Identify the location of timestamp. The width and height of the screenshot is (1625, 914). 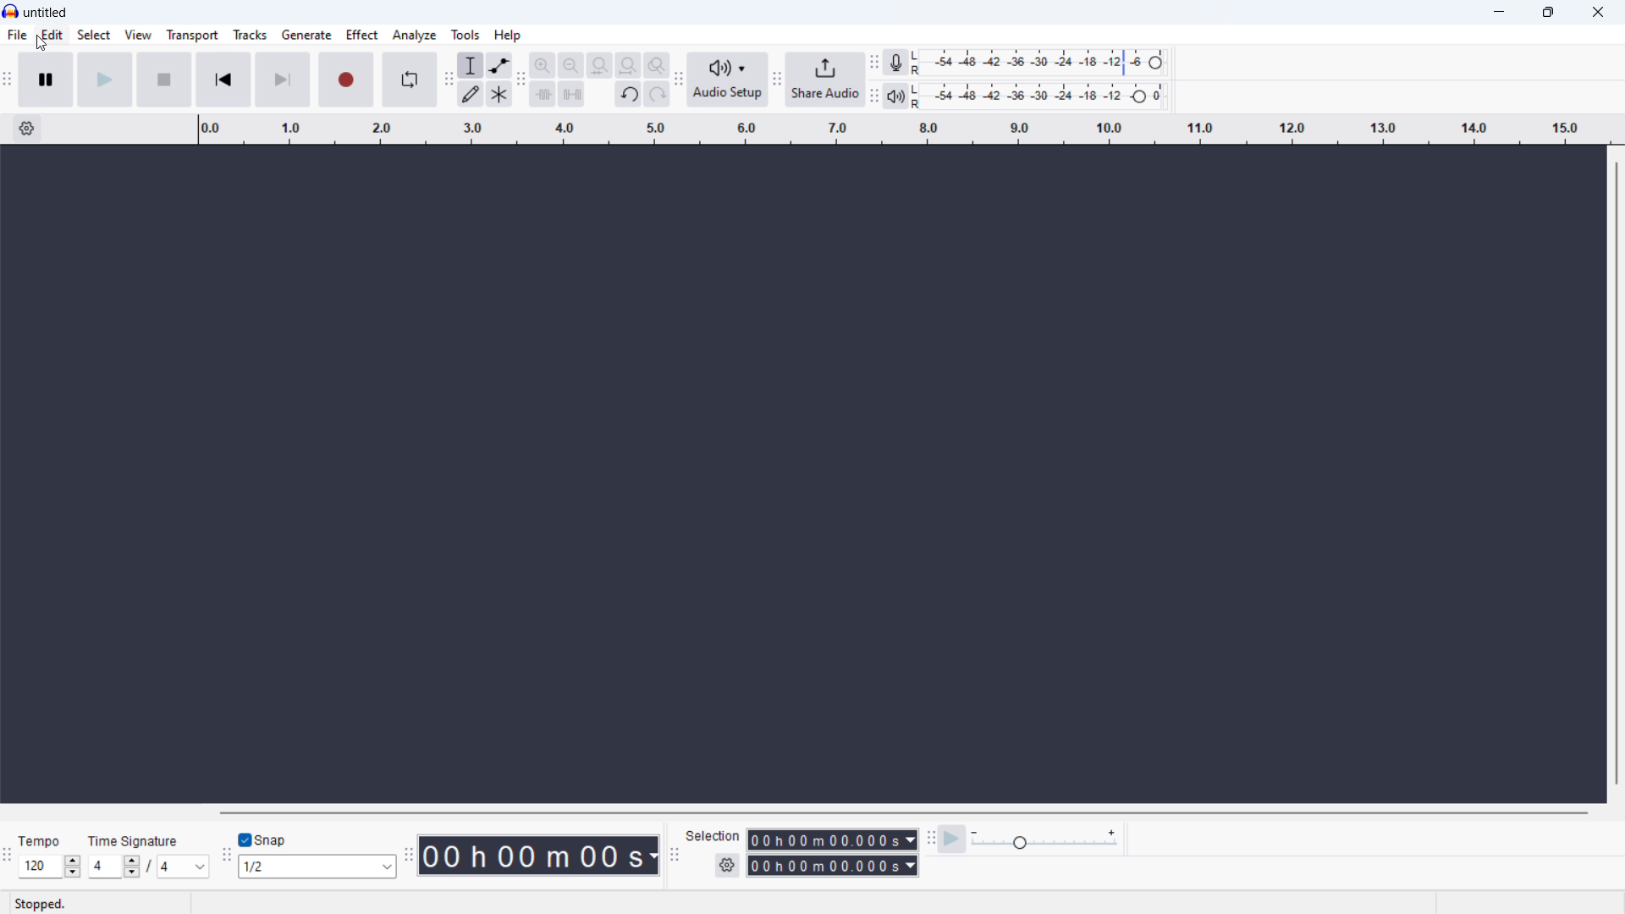
(542, 856).